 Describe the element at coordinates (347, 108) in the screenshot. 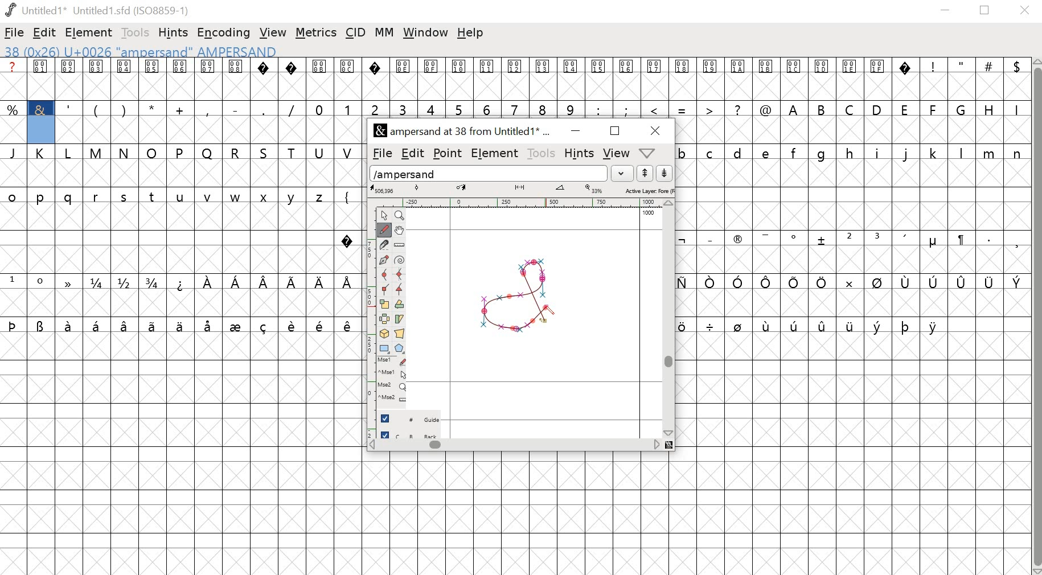

I see `1` at that location.